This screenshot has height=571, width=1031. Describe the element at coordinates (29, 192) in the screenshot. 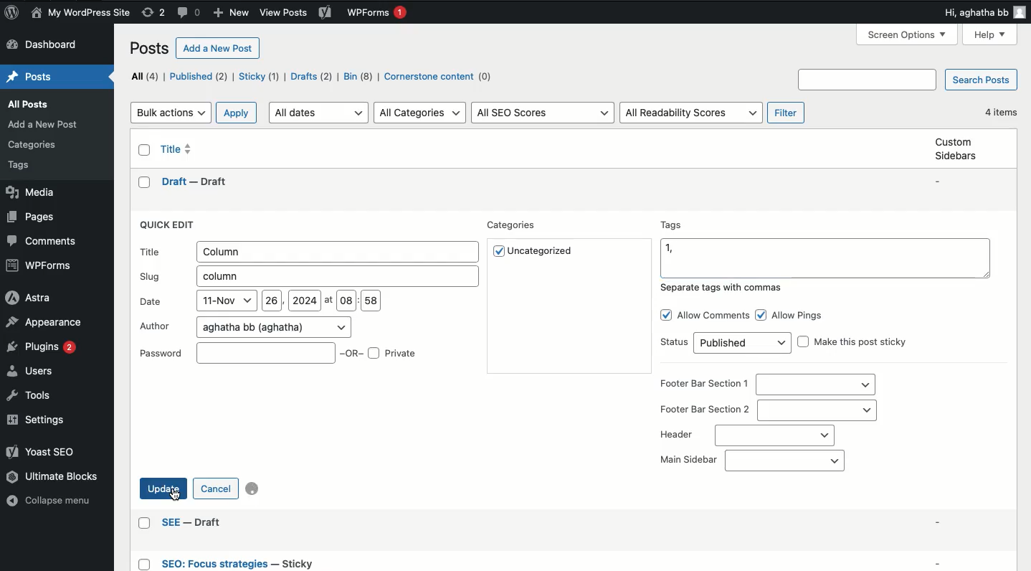

I see `Media` at that location.